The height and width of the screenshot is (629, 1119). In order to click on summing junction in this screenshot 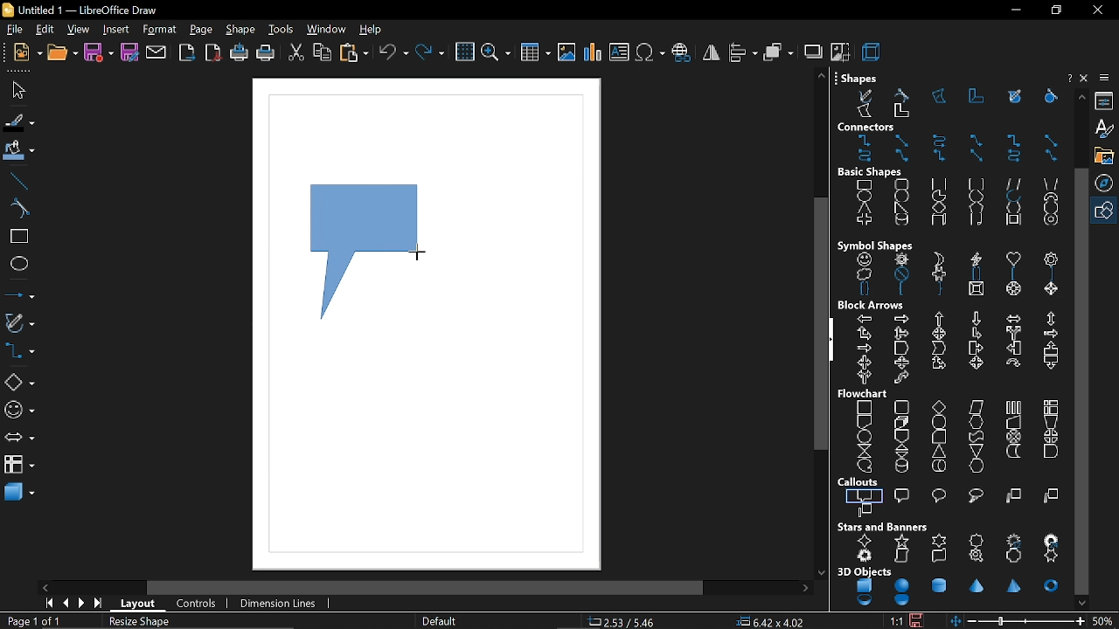, I will do `click(1014, 437)`.